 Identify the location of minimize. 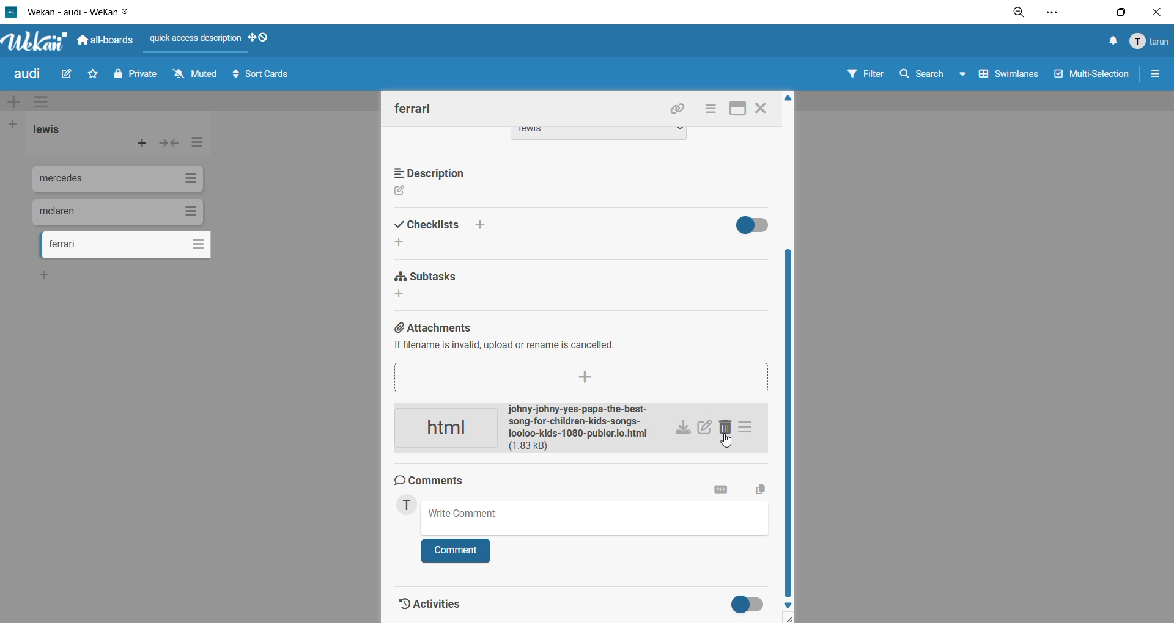
(1085, 13).